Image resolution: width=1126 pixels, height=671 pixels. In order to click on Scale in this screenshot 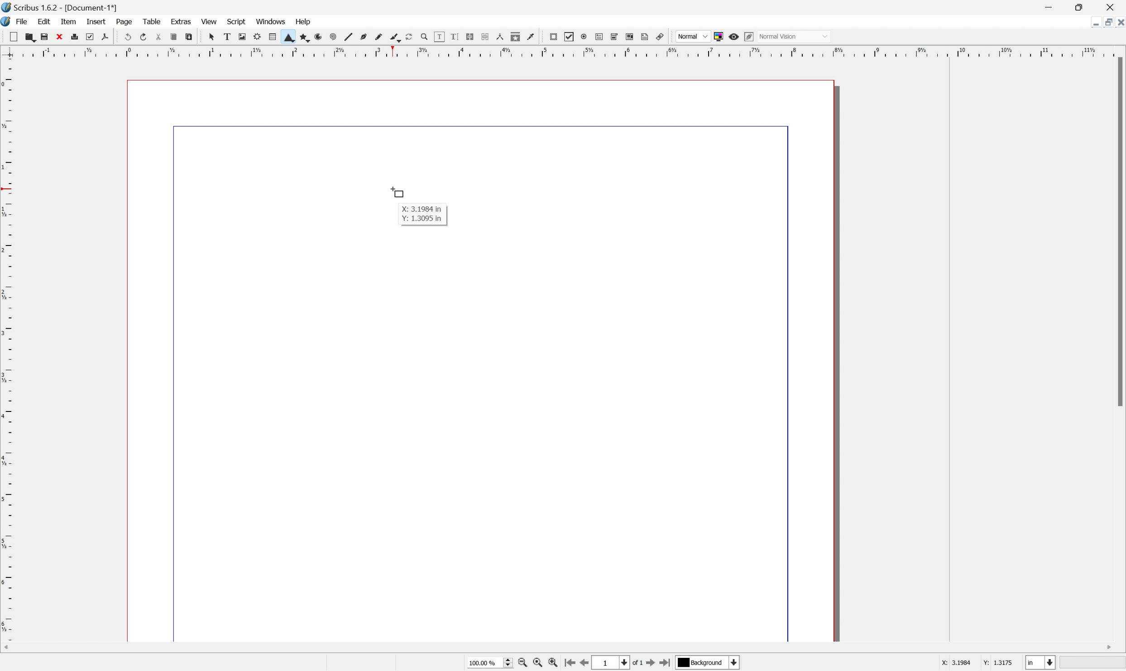, I will do `click(562, 50)`.